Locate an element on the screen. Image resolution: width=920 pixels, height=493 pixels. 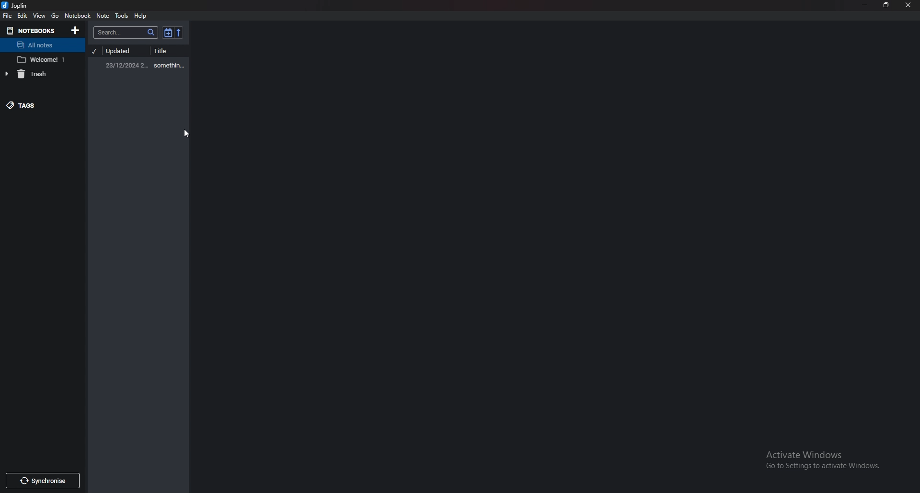
Notebook is located at coordinates (30, 30).